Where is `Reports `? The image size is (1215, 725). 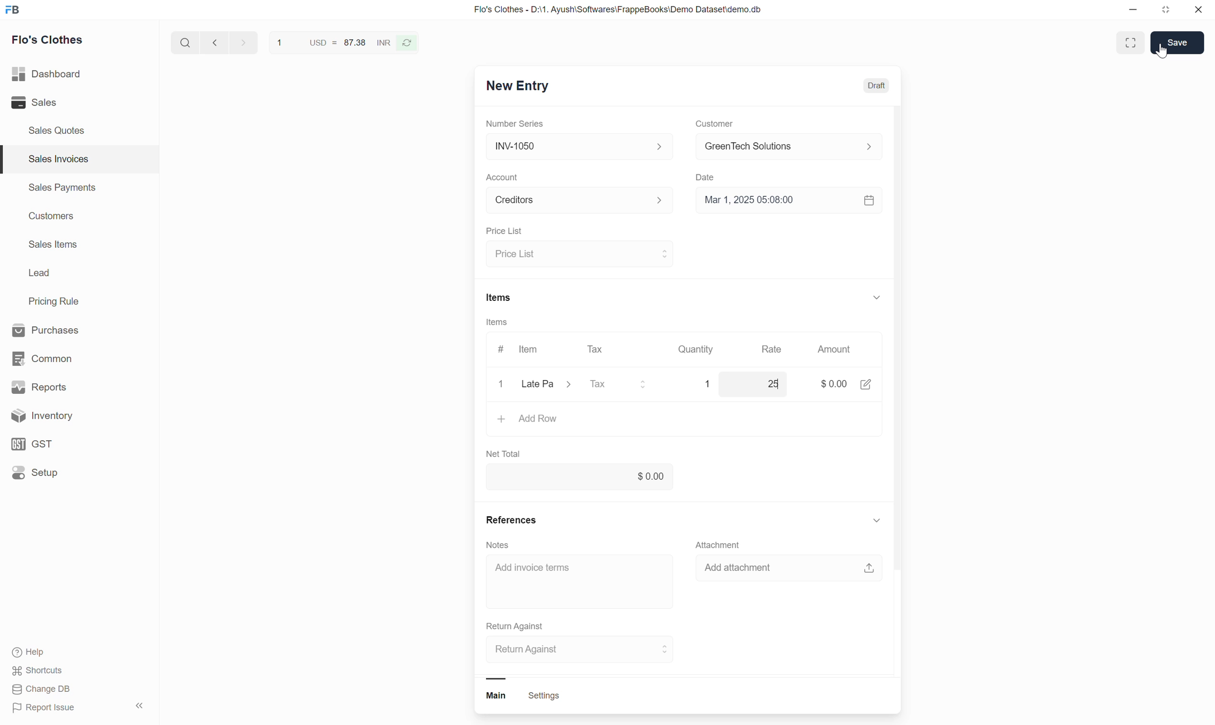
Reports  is located at coordinates (65, 385).